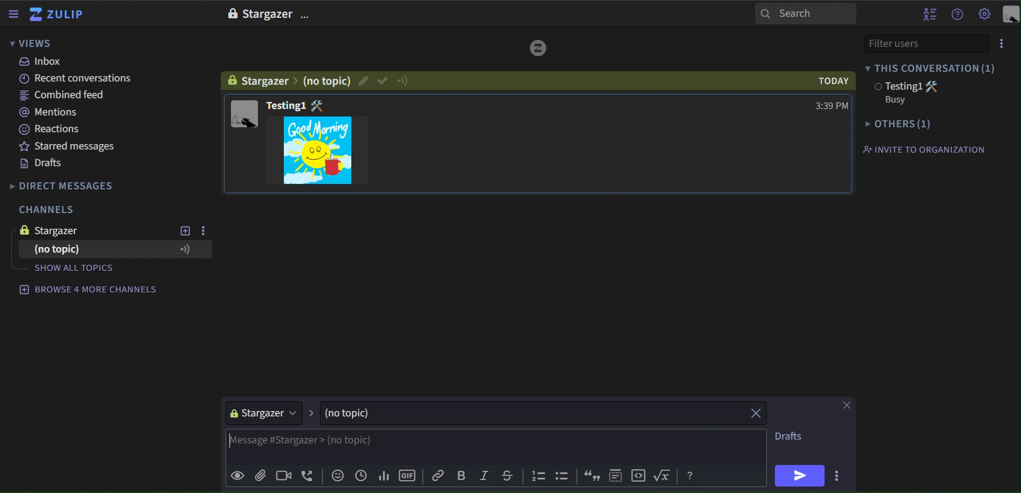  What do you see at coordinates (59, 15) in the screenshot?
I see `zulip` at bounding box center [59, 15].